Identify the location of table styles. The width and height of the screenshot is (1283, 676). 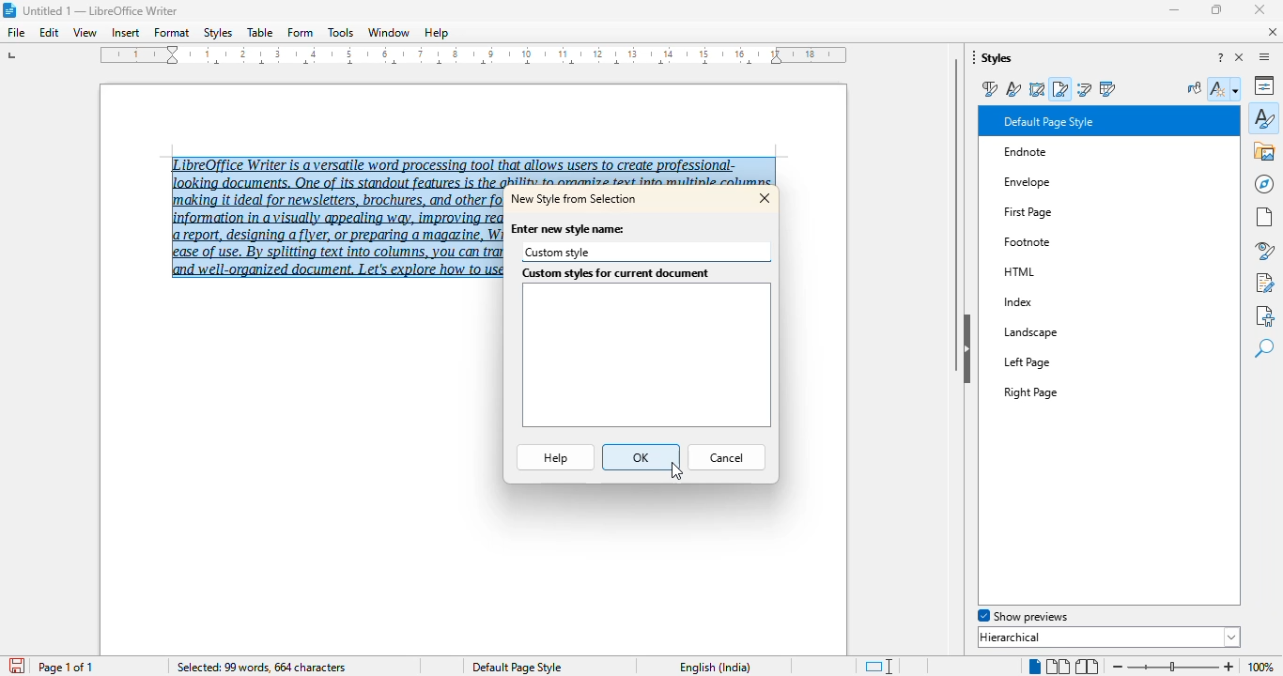
(1106, 88).